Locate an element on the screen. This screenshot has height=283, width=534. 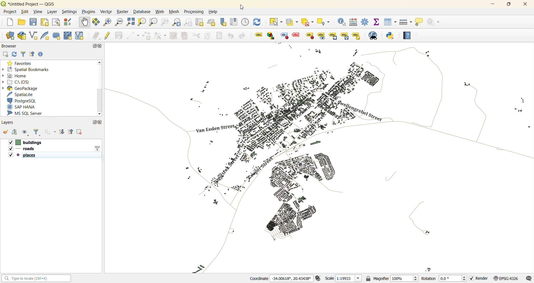
open is located at coordinates (5, 132).